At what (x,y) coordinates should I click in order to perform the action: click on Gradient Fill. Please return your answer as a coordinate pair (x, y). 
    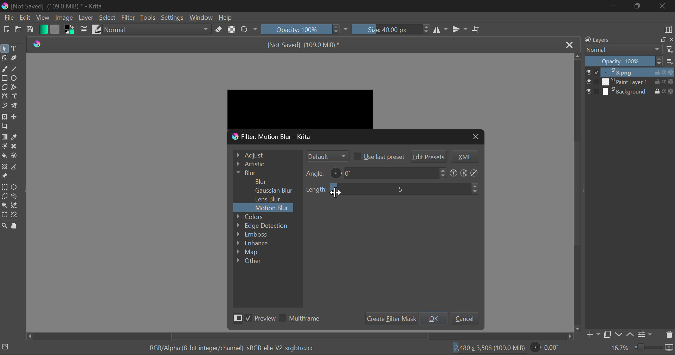
    Looking at the image, I should click on (4, 137).